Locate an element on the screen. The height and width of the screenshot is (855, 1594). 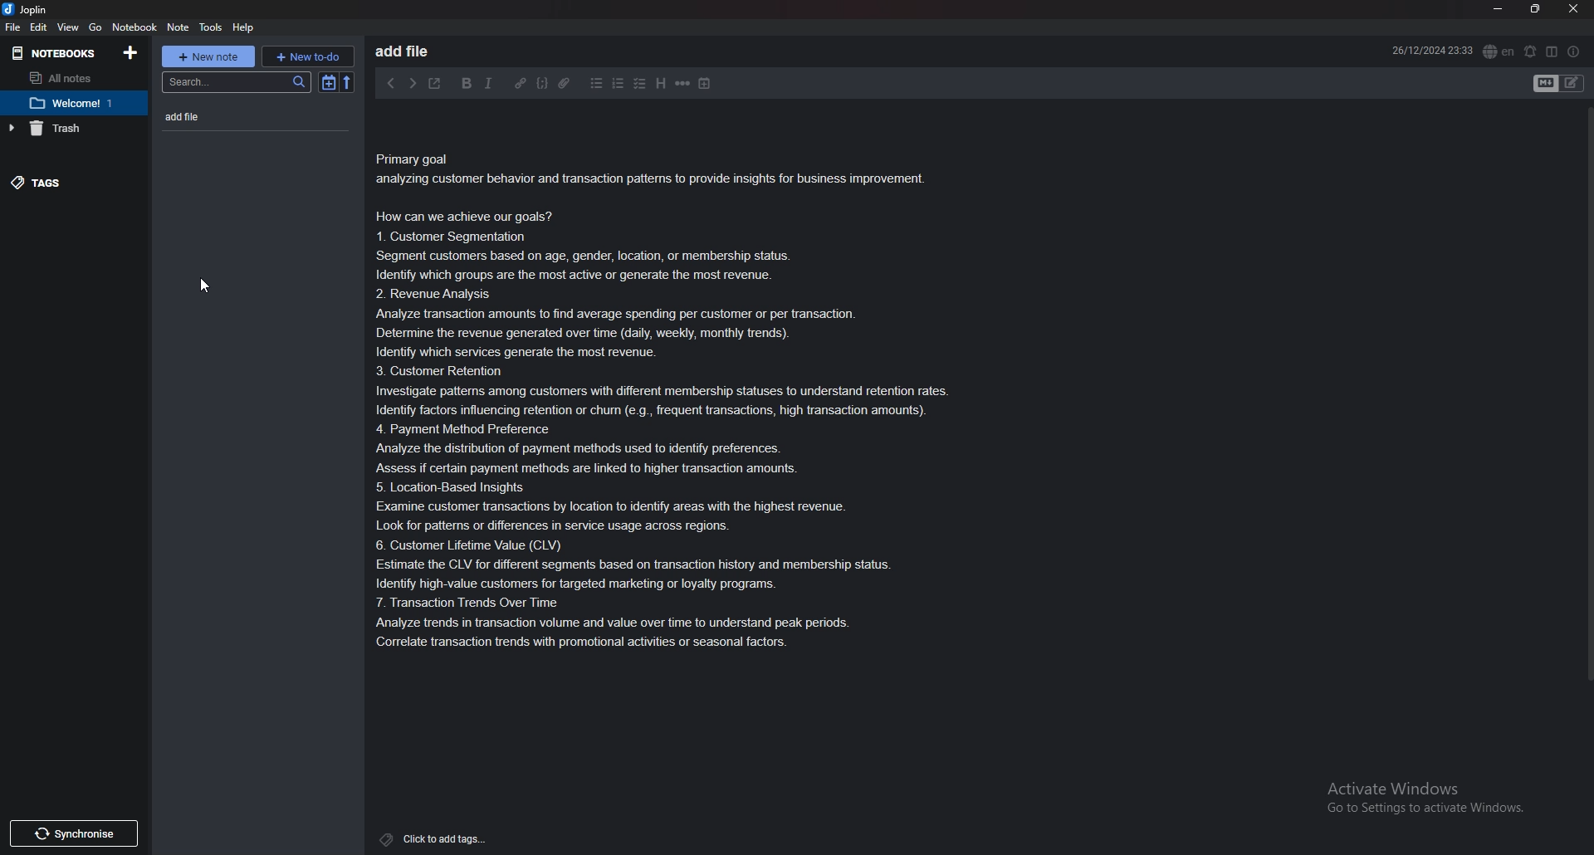
next is located at coordinates (413, 84).